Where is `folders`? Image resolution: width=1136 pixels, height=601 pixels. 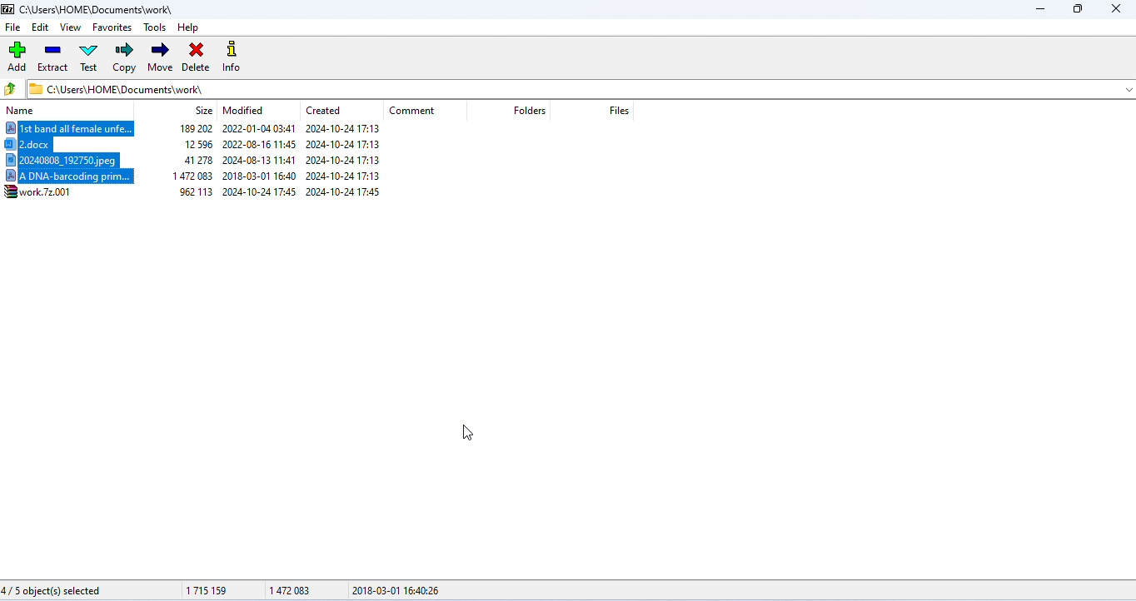 folders is located at coordinates (529, 111).